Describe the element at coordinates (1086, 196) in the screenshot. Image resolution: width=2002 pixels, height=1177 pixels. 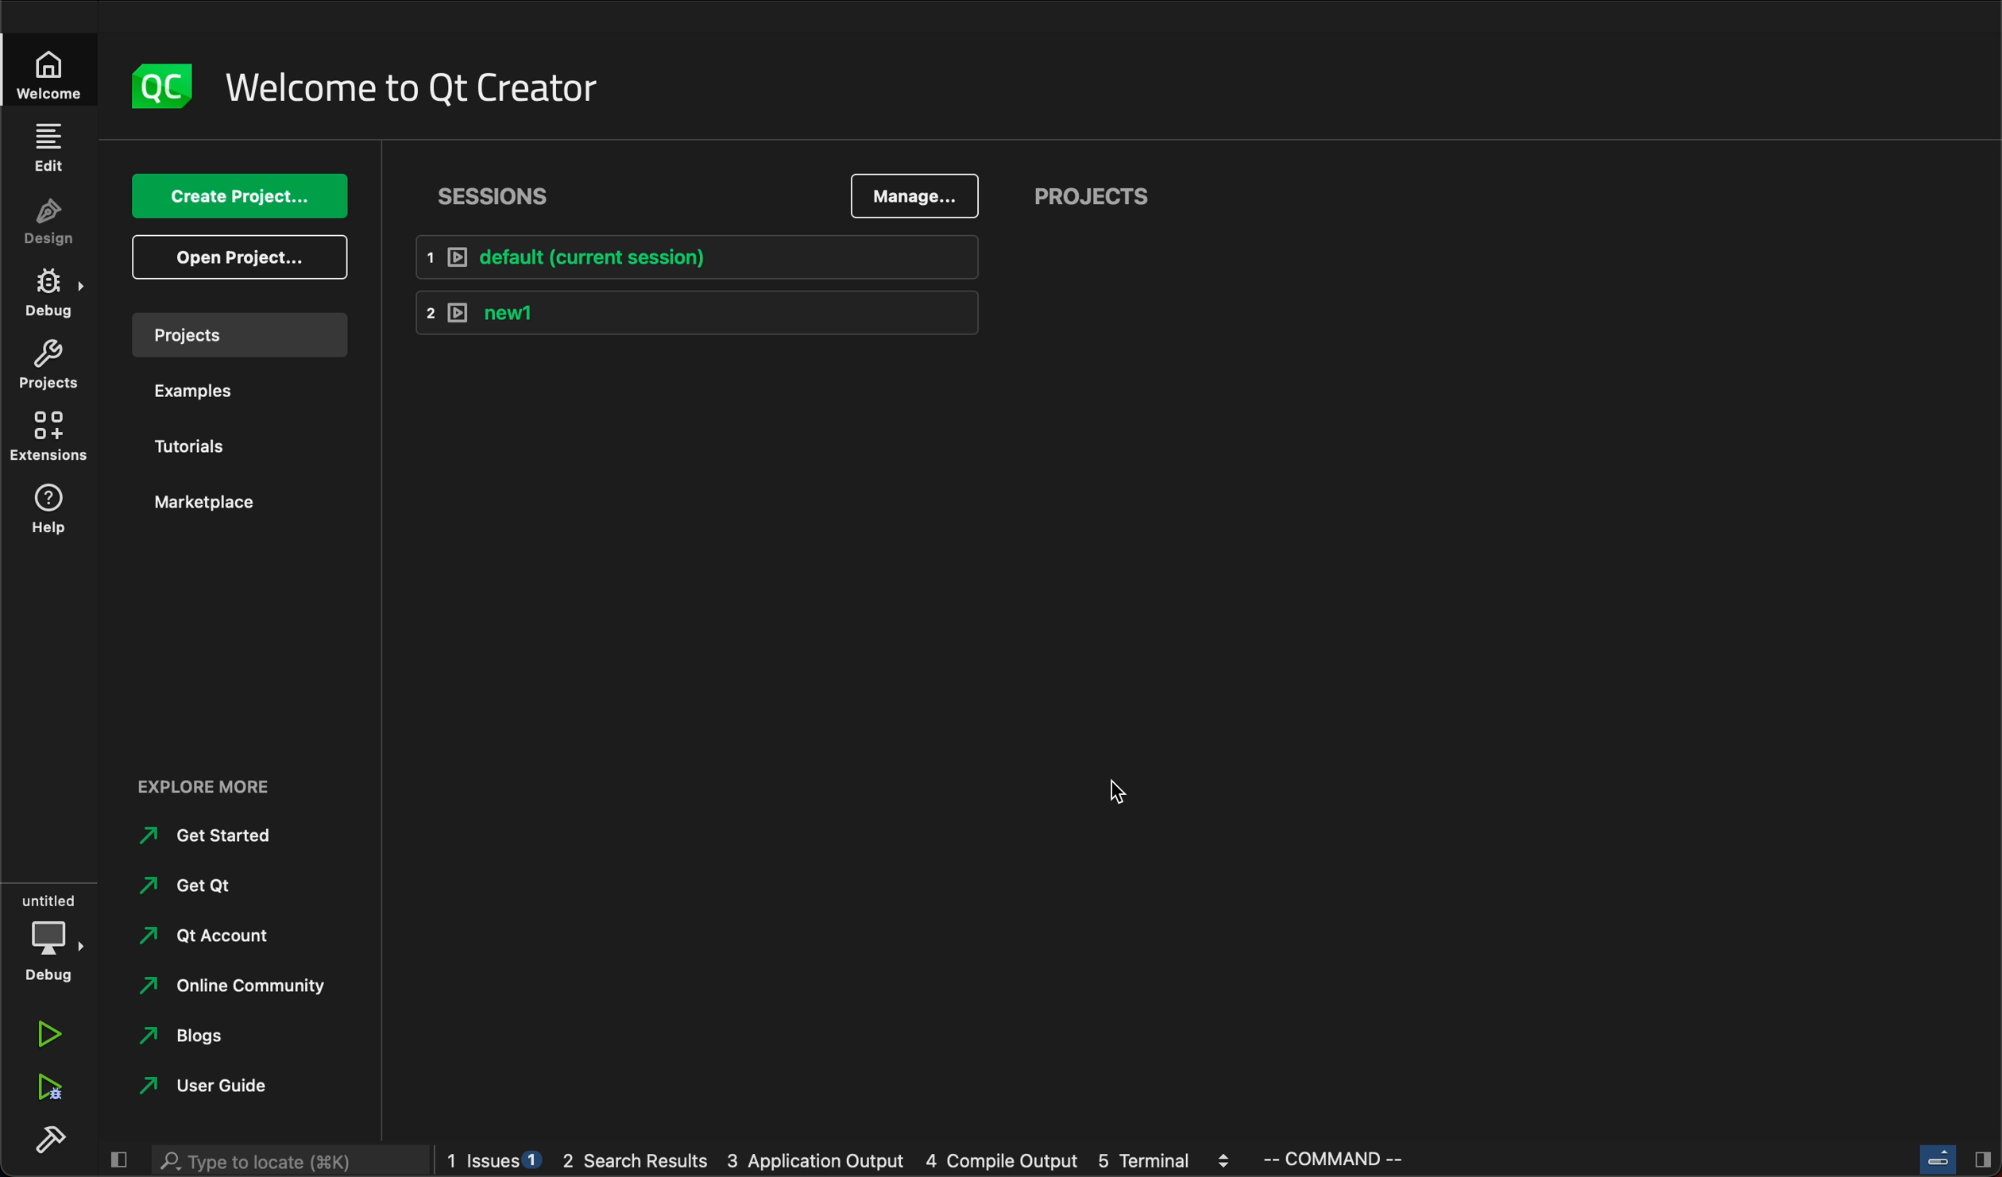
I see `projects` at that location.